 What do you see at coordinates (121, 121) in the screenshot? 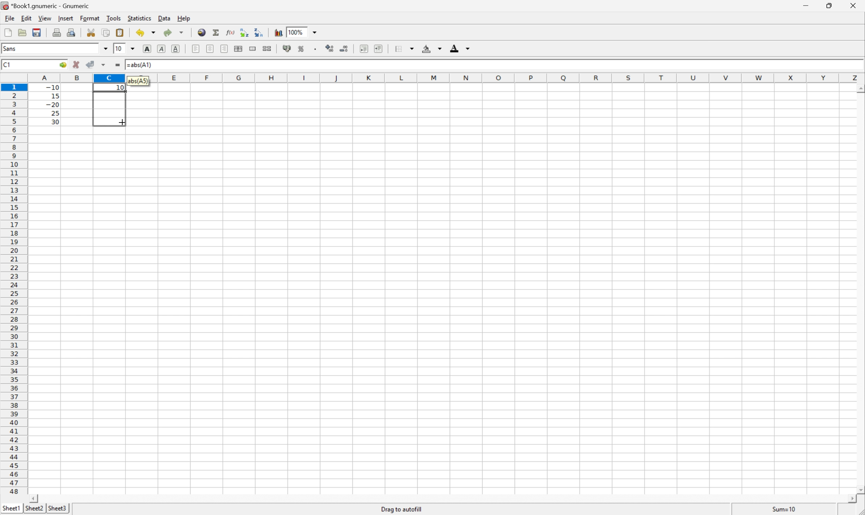
I see `Cursor` at bounding box center [121, 121].